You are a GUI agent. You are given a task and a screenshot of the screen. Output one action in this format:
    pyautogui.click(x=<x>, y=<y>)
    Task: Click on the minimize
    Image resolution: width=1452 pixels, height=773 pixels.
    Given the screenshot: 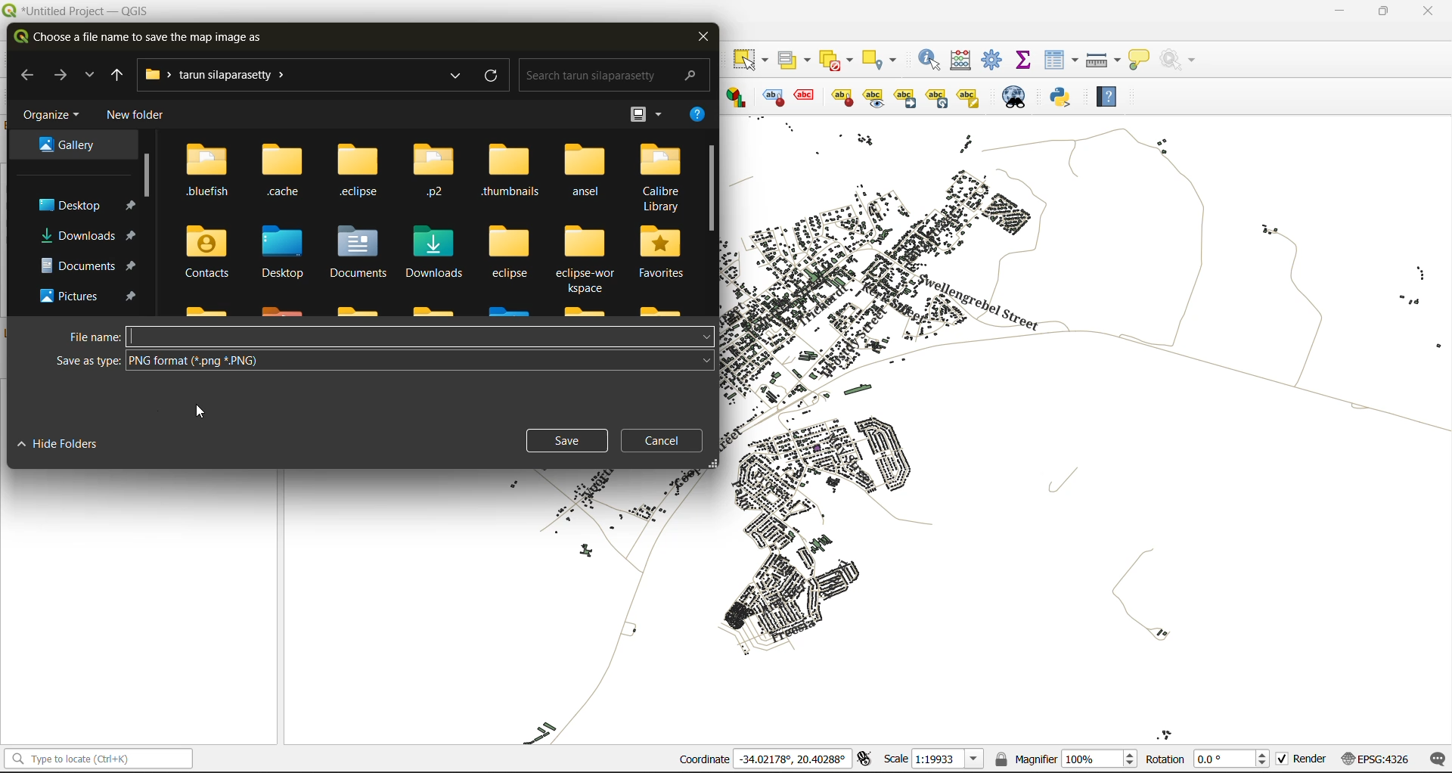 What is the action you would take?
    pyautogui.click(x=1339, y=11)
    